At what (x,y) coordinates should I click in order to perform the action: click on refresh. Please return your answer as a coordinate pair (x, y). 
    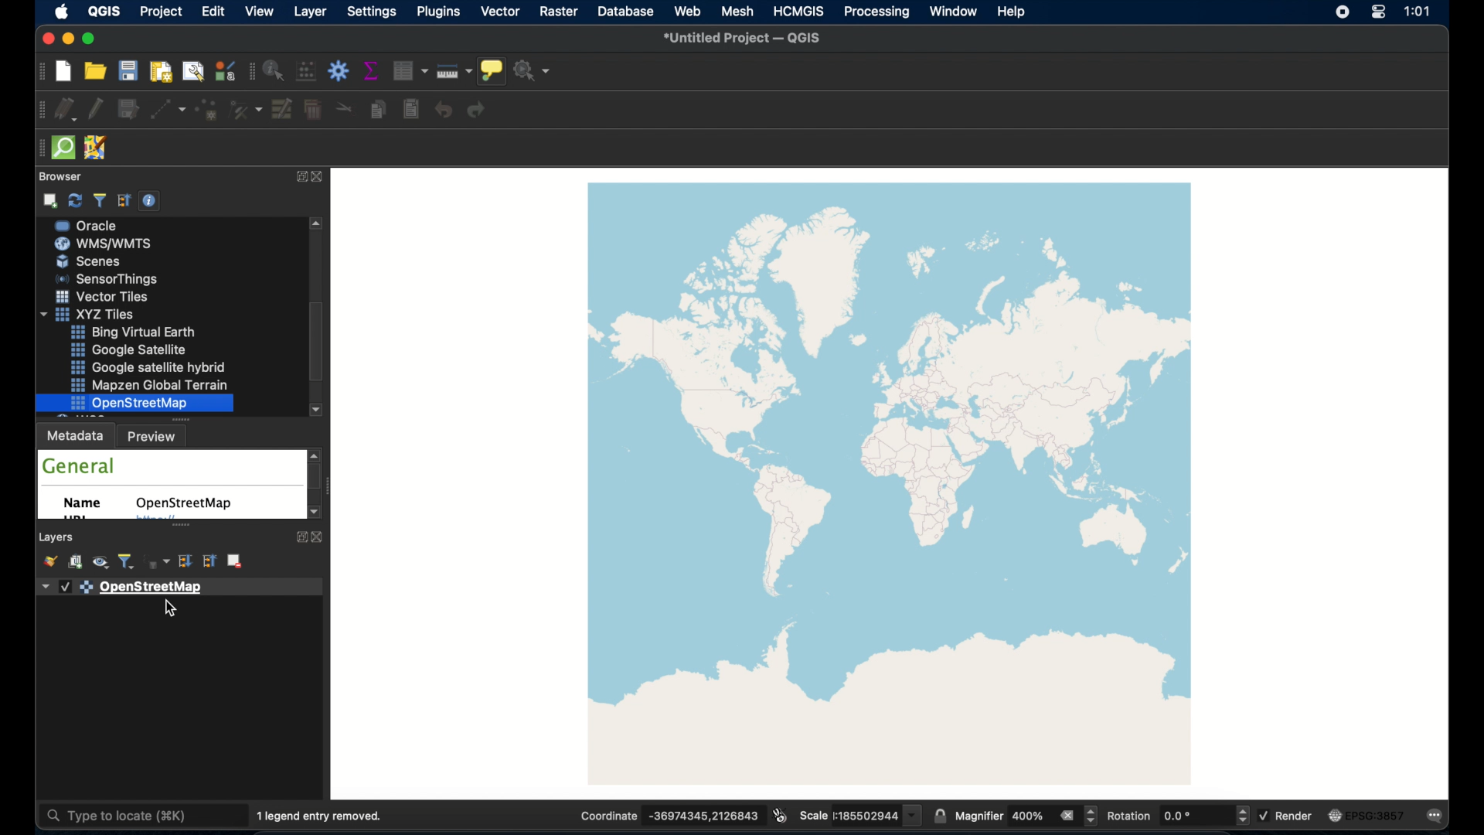
    Looking at the image, I should click on (77, 201).